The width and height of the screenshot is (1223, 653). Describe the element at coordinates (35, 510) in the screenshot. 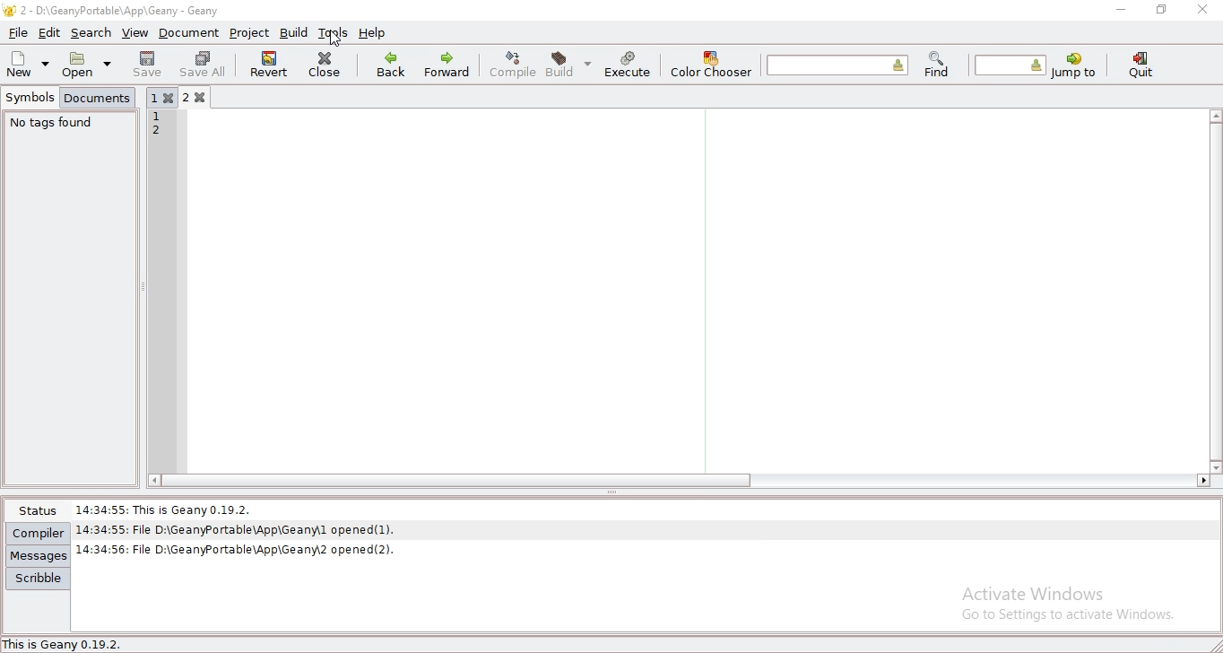

I see `status` at that location.